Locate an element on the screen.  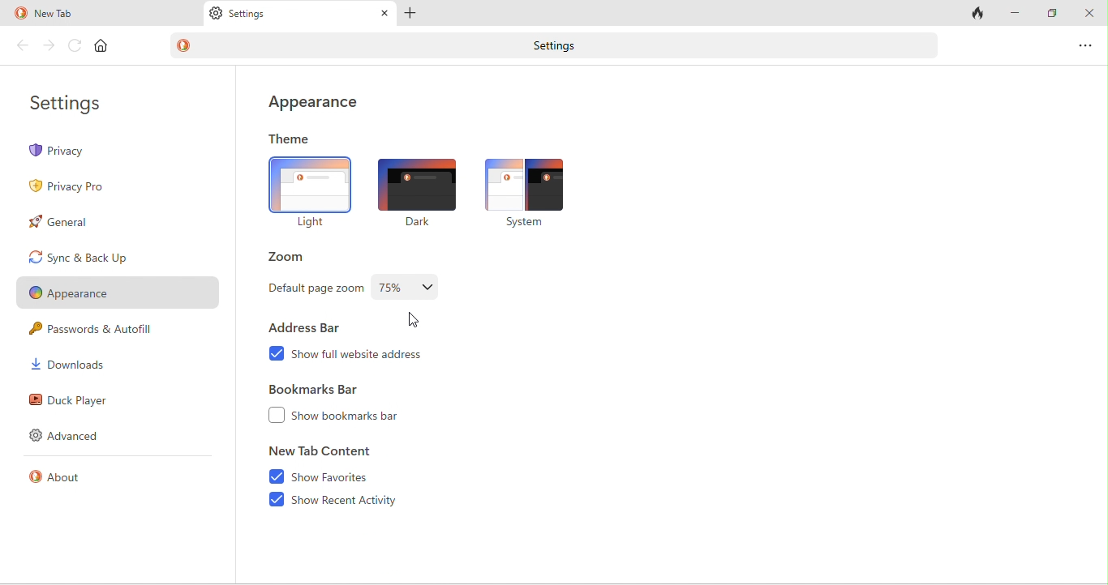
show recent activity is located at coordinates (337, 500).